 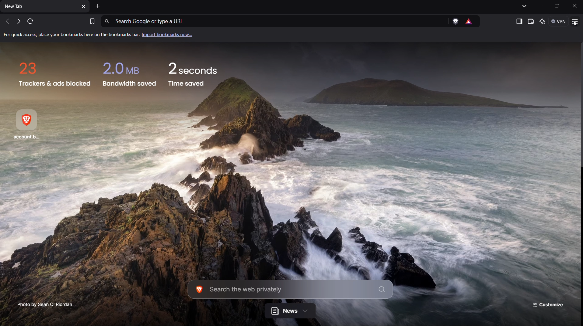 What do you see at coordinates (30, 22) in the screenshot?
I see `Refresh` at bounding box center [30, 22].